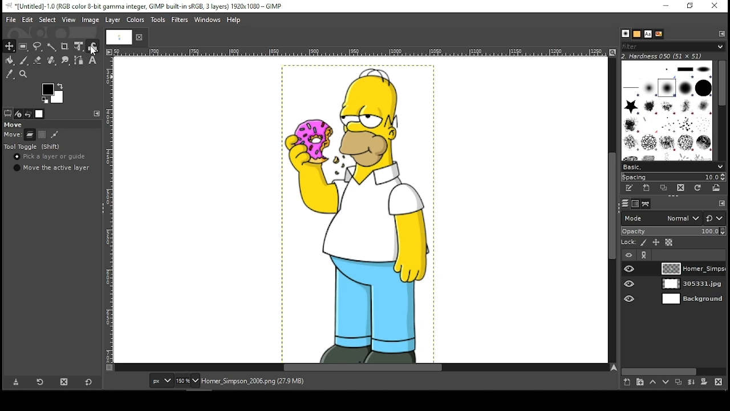 The height and width of the screenshot is (411, 730). What do you see at coordinates (140, 37) in the screenshot?
I see `close` at bounding box center [140, 37].